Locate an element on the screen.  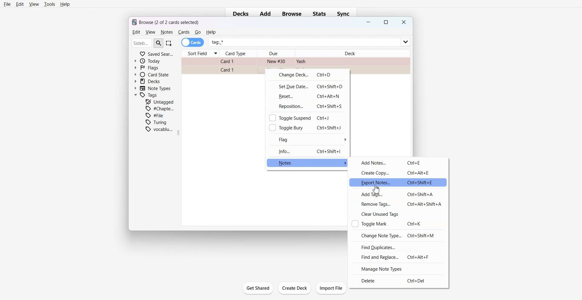
Flags is located at coordinates (147, 67).